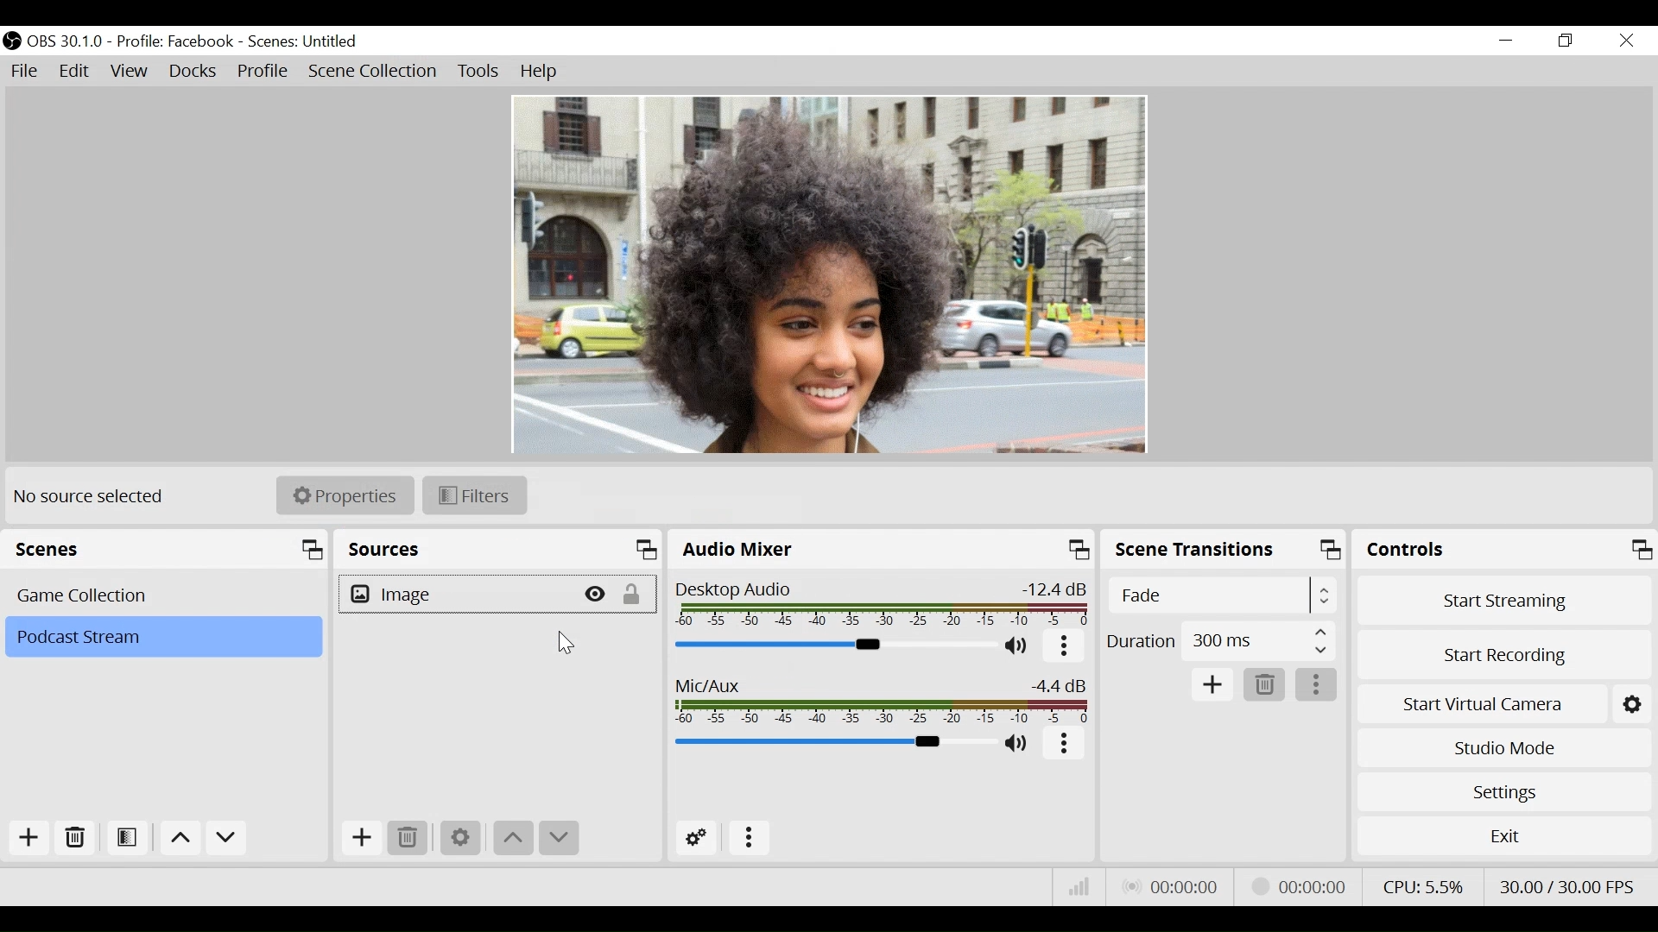 The image size is (1658, 932). Describe the element at coordinates (479, 72) in the screenshot. I see `Tools` at that location.